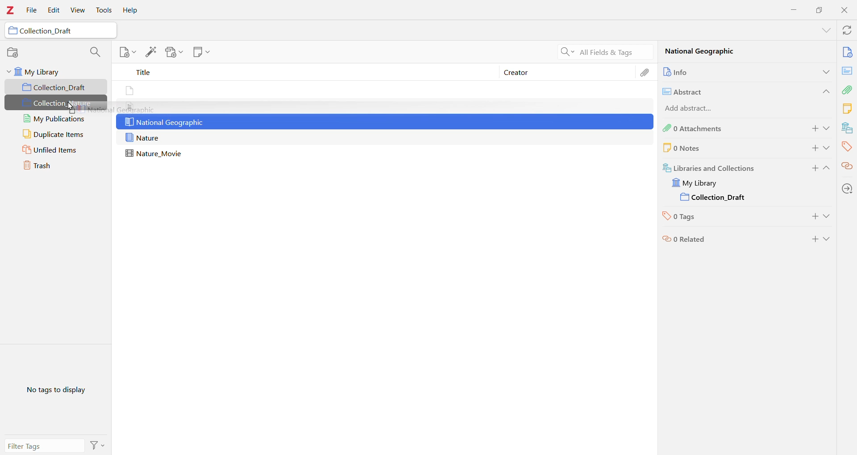 Image resolution: width=857 pixels, height=455 pixels. Describe the element at coordinates (32, 11) in the screenshot. I see `File` at that location.